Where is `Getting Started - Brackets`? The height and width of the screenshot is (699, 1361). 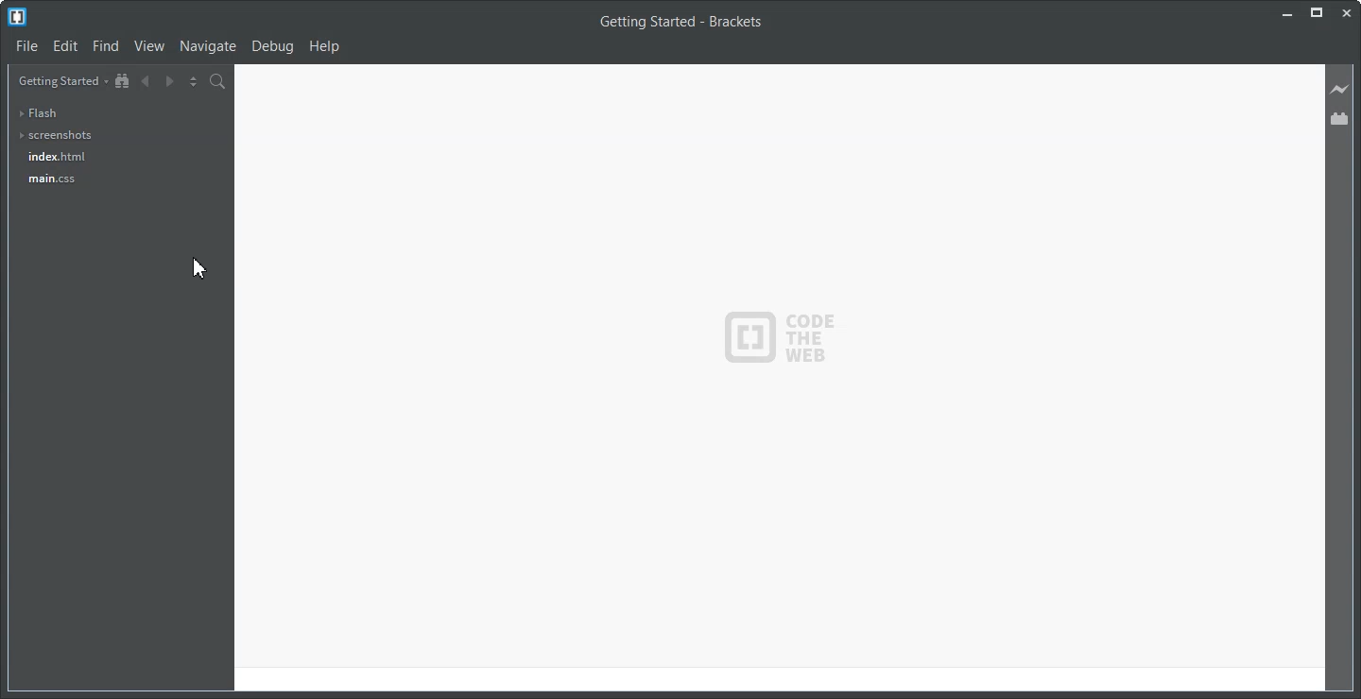
Getting Started - Brackets is located at coordinates (680, 23).